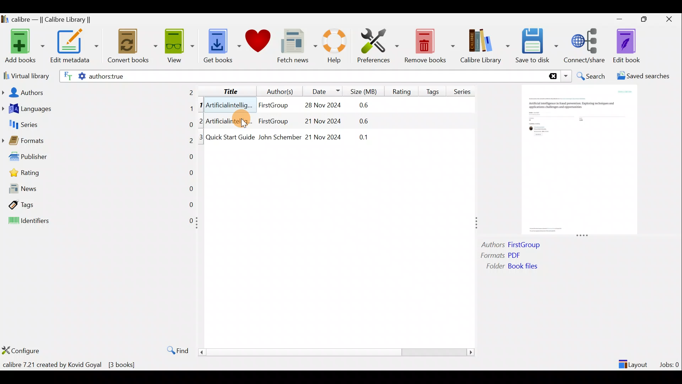  I want to click on Calibre library, so click(485, 44).